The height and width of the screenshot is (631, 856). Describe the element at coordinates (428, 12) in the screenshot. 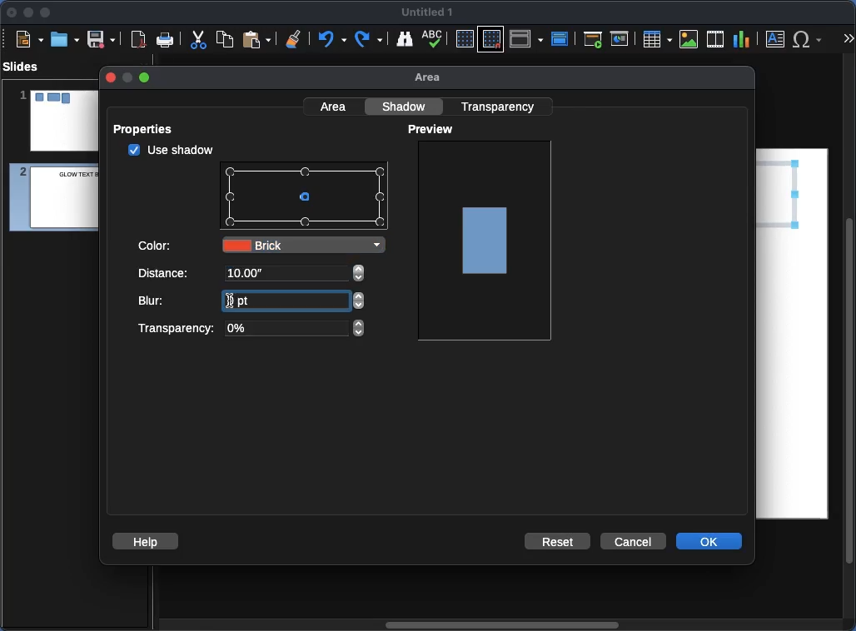

I see `Name` at that location.